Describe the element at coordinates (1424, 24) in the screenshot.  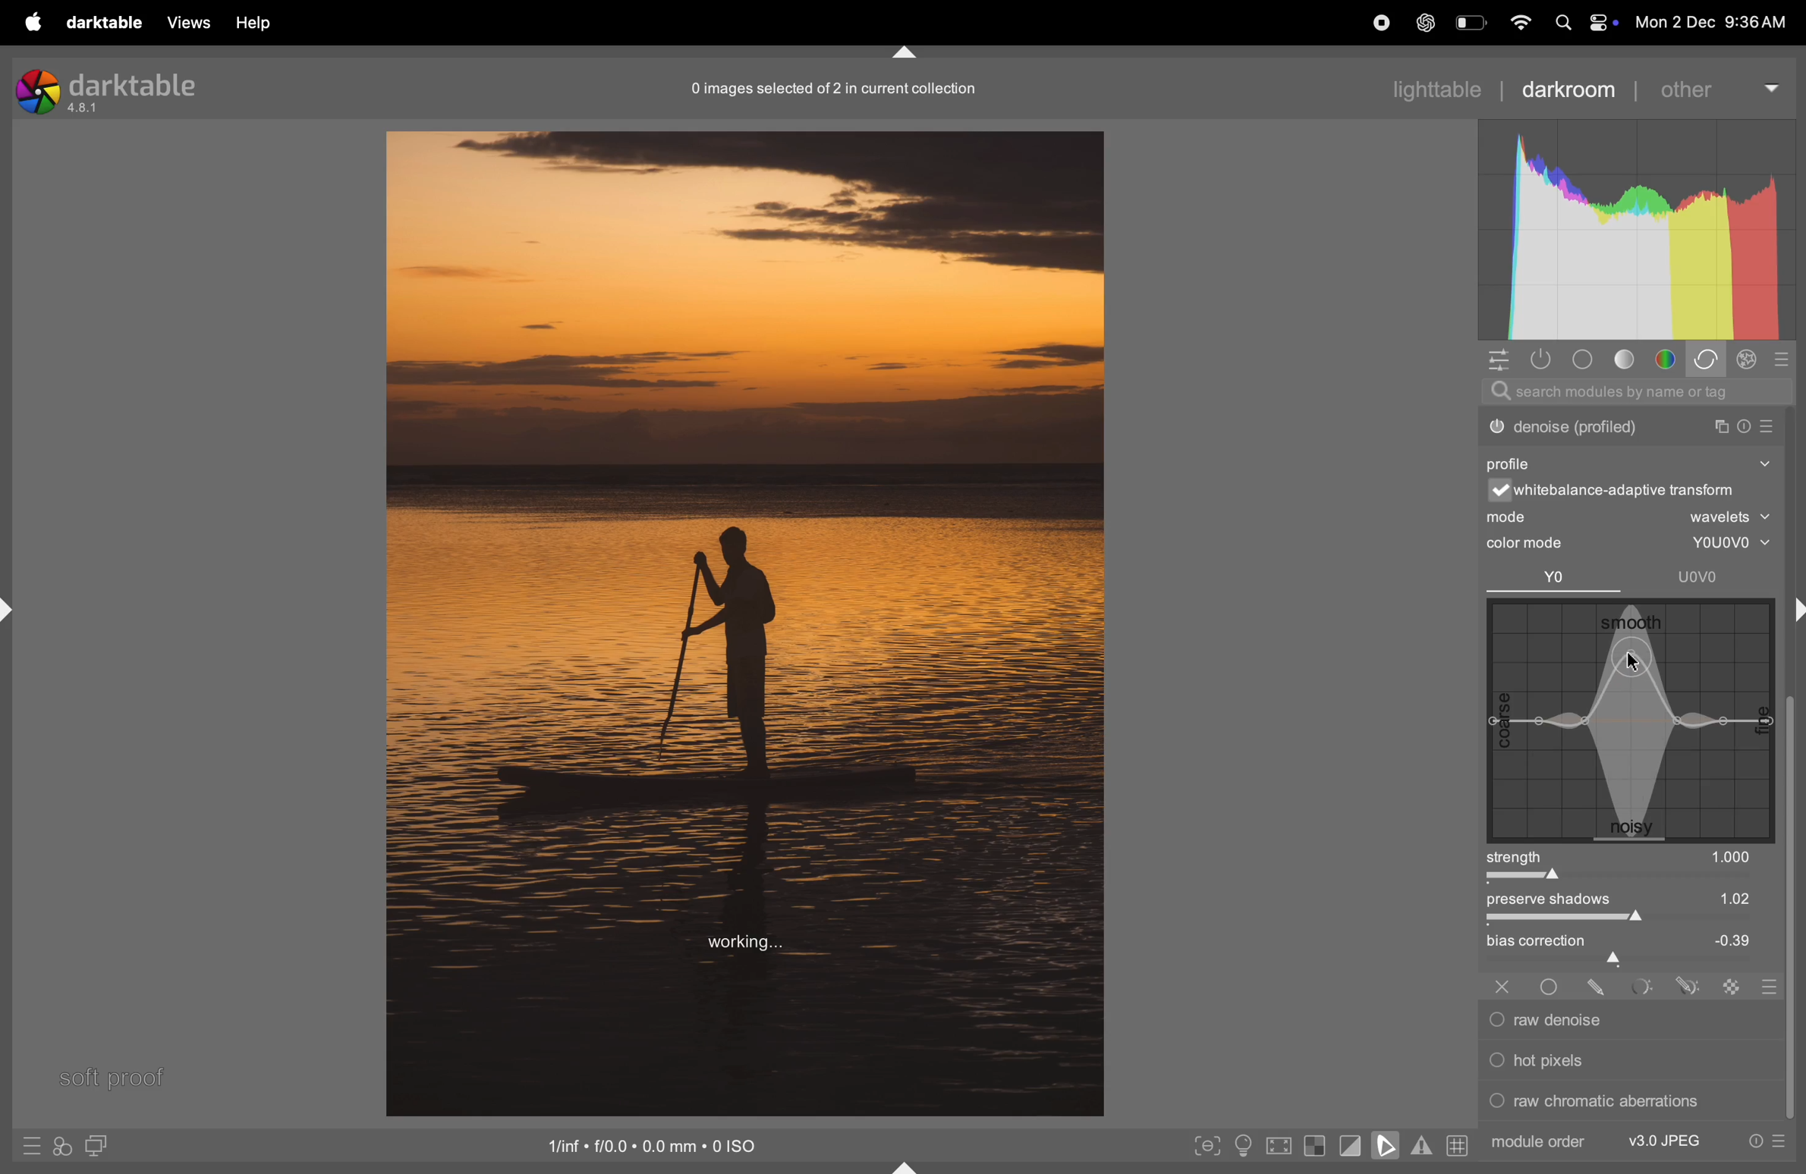
I see `chatgpt` at that location.